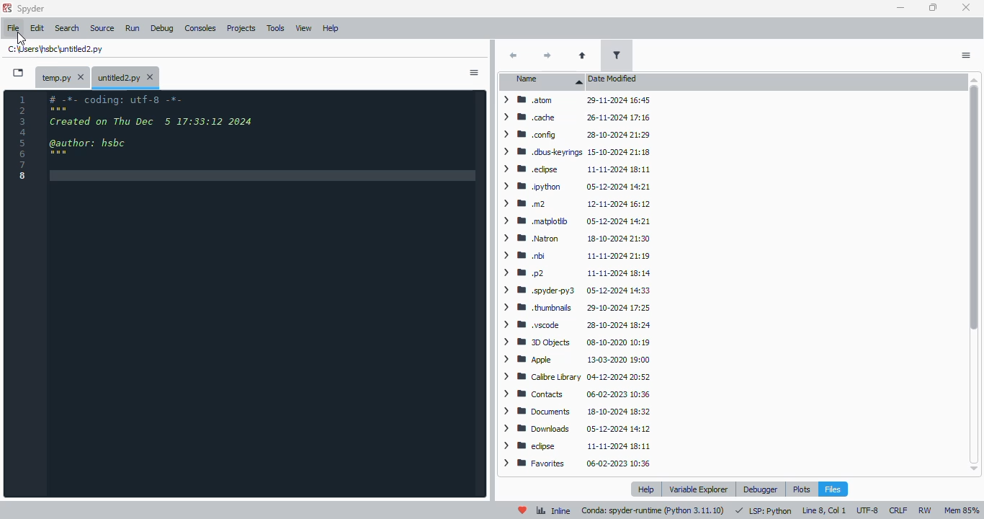  Describe the element at coordinates (576, 186) in the screenshot. I see `> WM python 05-12-2024 14:21` at that location.